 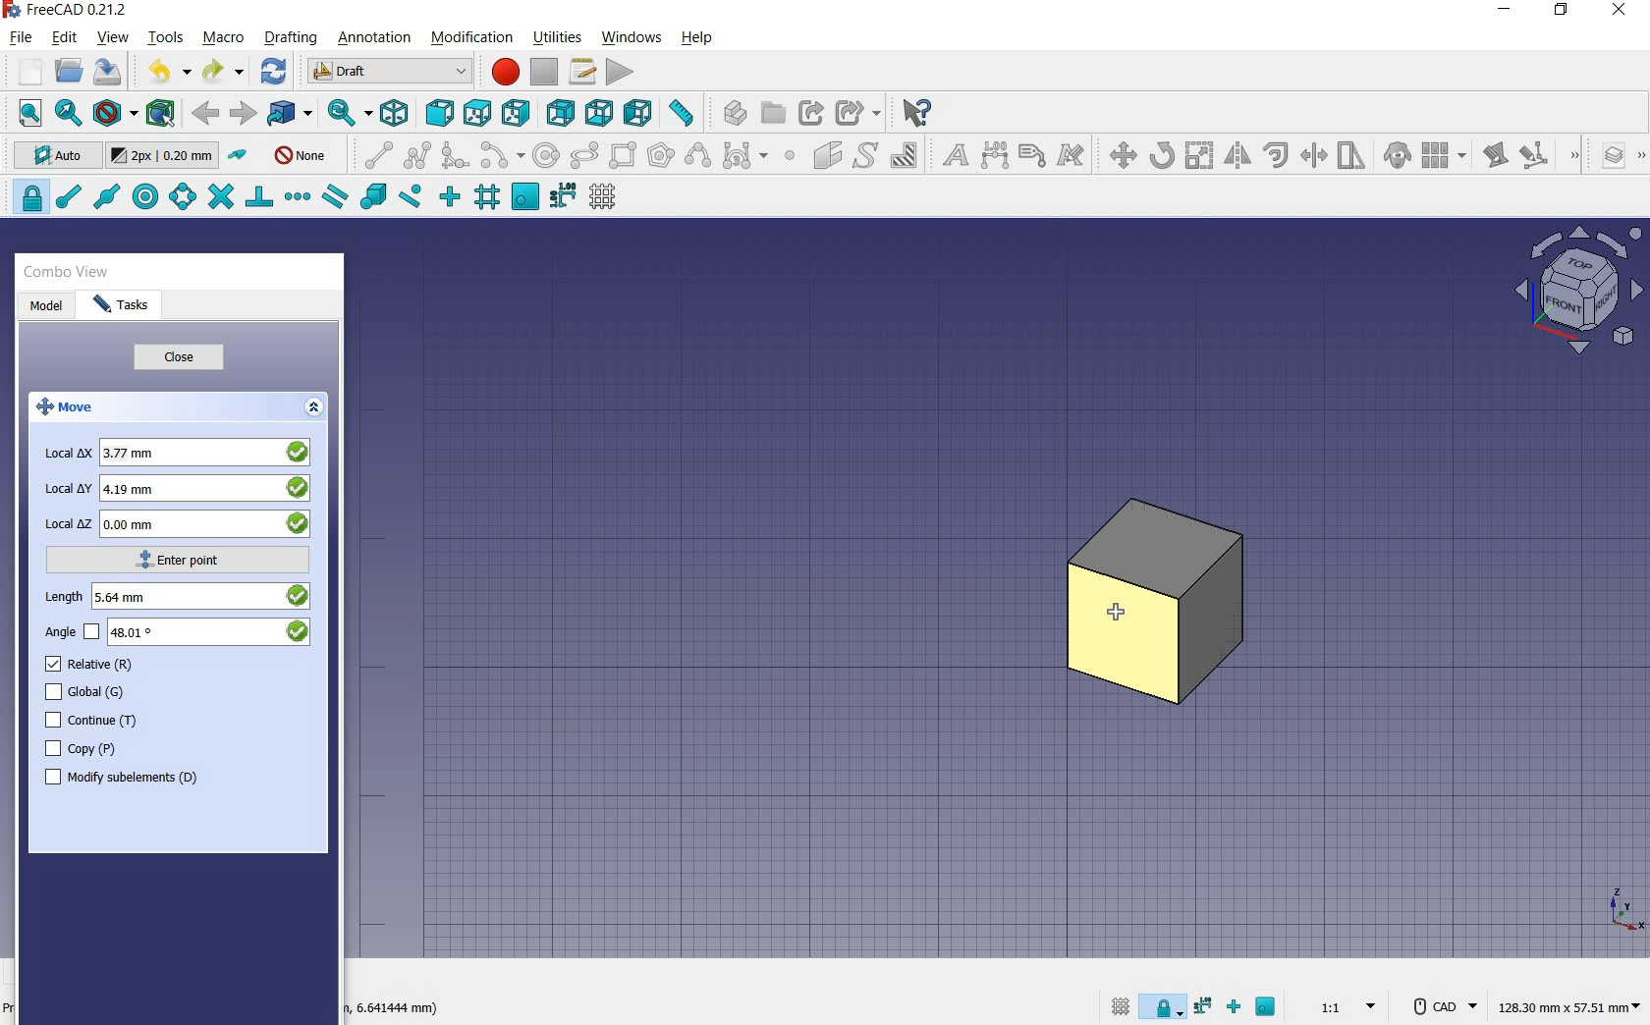 I want to click on stop macro recording, so click(x=541, y=74).